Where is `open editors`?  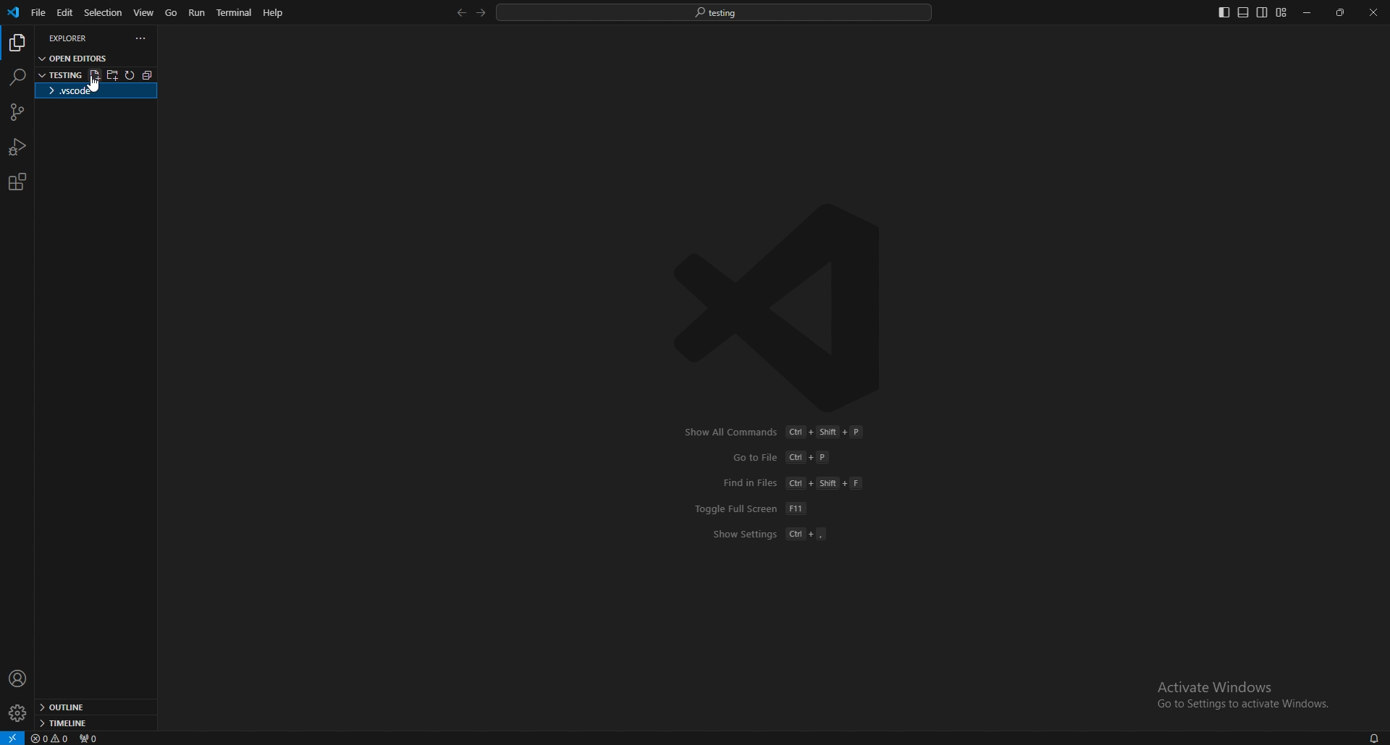 open editors is located at coordinates (75, 57).